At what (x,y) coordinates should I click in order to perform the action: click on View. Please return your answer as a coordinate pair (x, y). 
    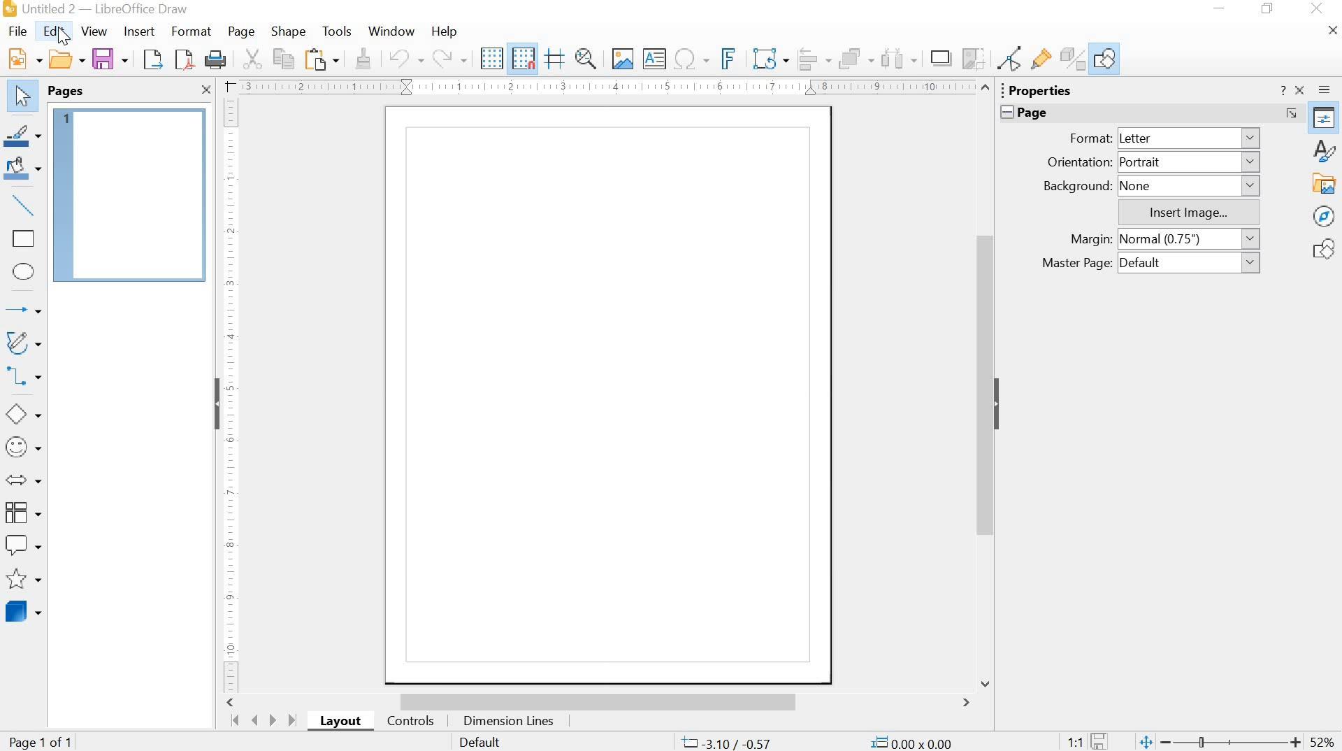
    Looking at the image, I should click on (95, 31).